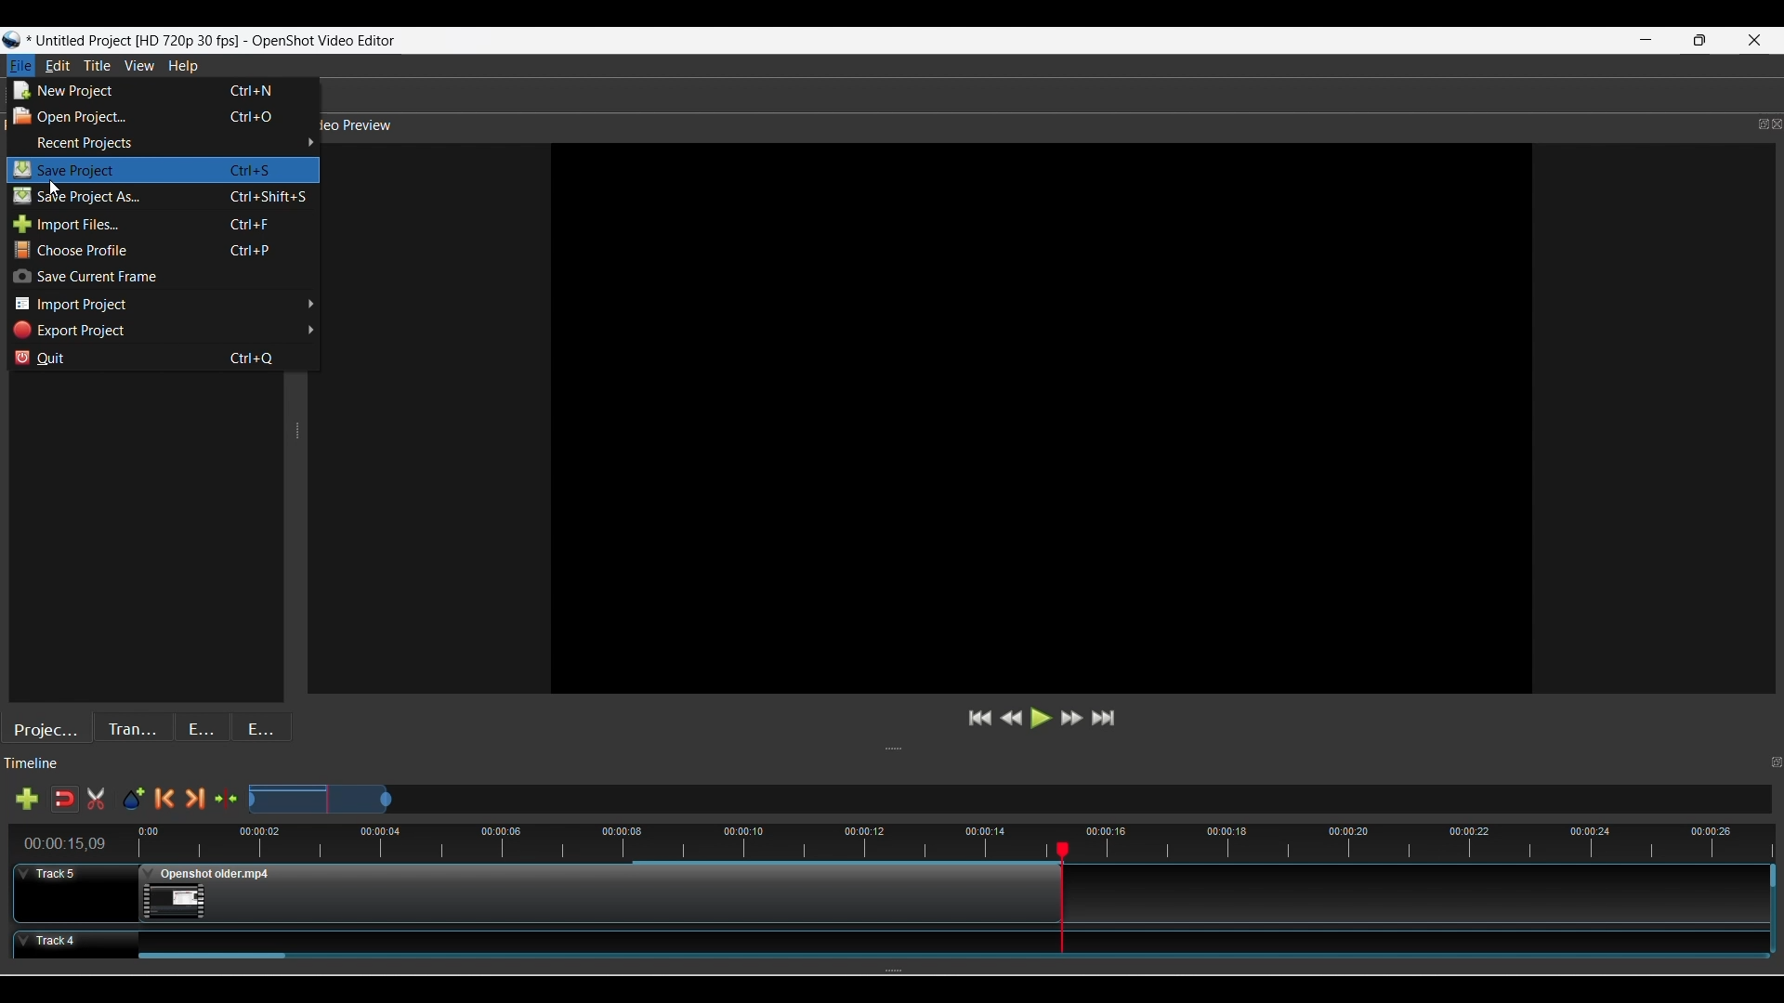  What do you see at coordinates (135, 41) in the screenshot?
I see `Project Name` at bounding box center [135, 41].